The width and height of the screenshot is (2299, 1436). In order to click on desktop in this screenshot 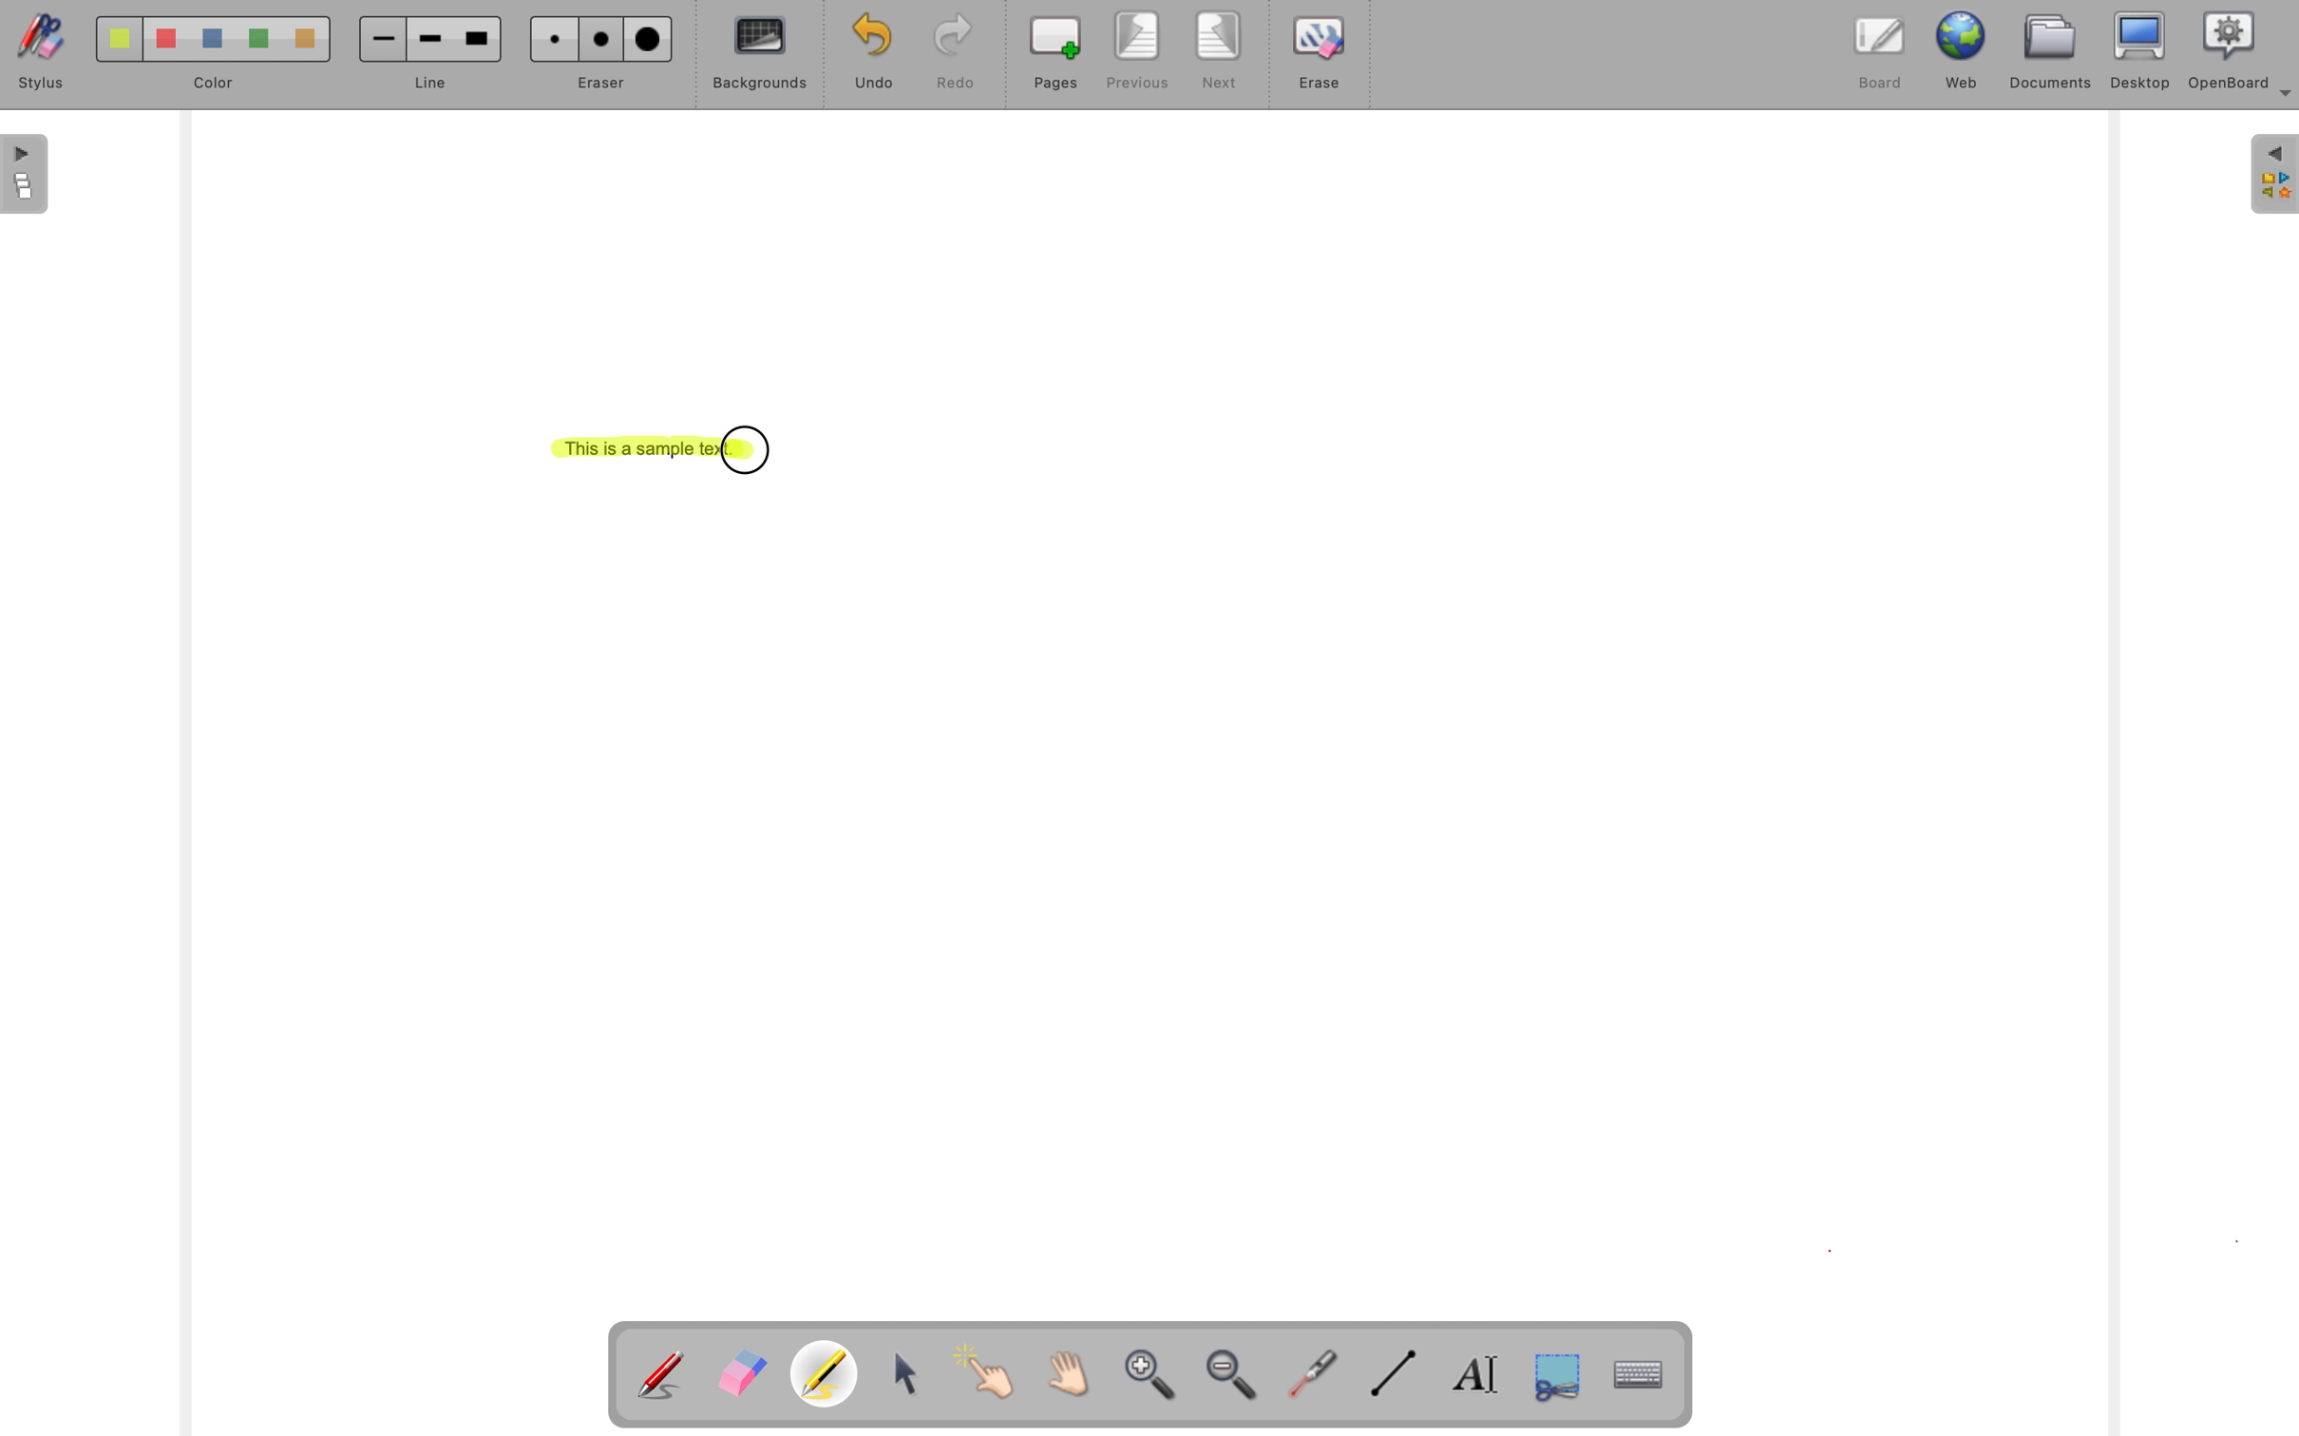, I will do `click(2142, 51)`.